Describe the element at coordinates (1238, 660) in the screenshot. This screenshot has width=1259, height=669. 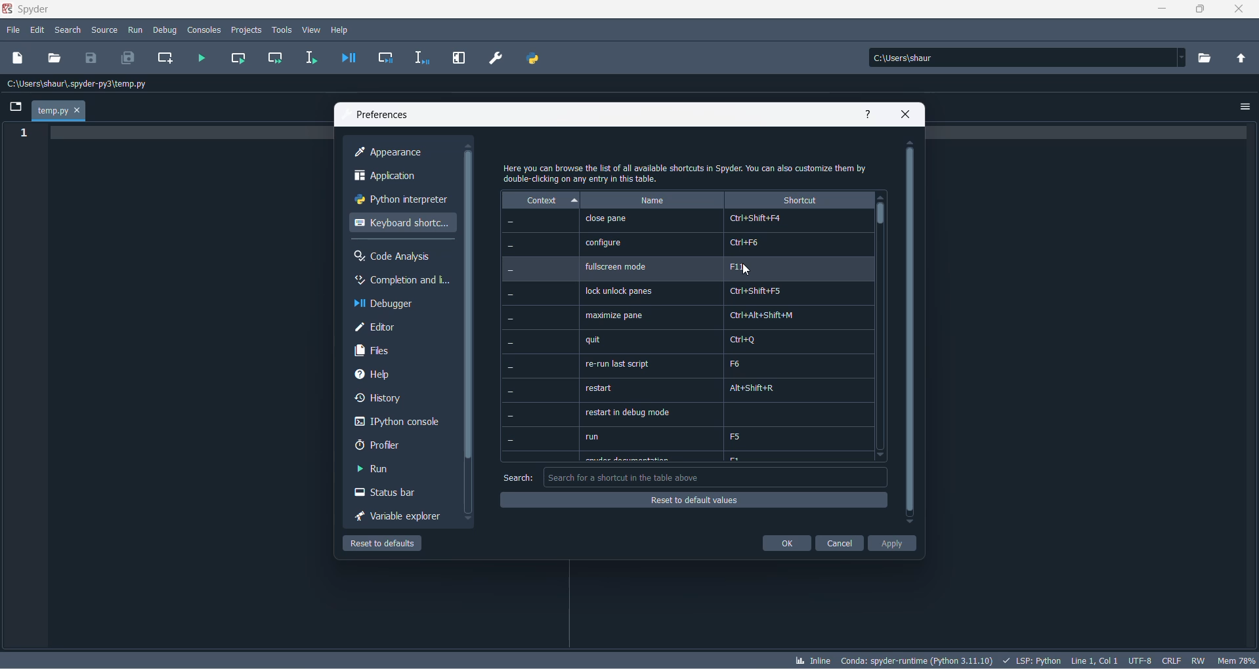
I see `memory usage` at that location.